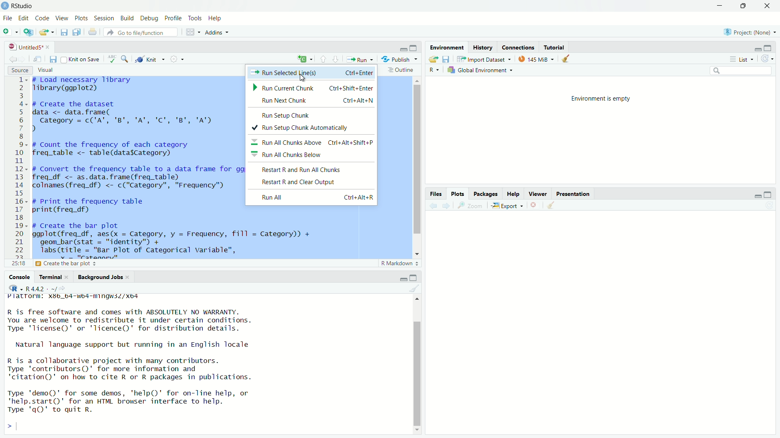  What do you see at coordinates (418, 288) in the screenshot?
I see `clear console` at bounding box center [418, 288].